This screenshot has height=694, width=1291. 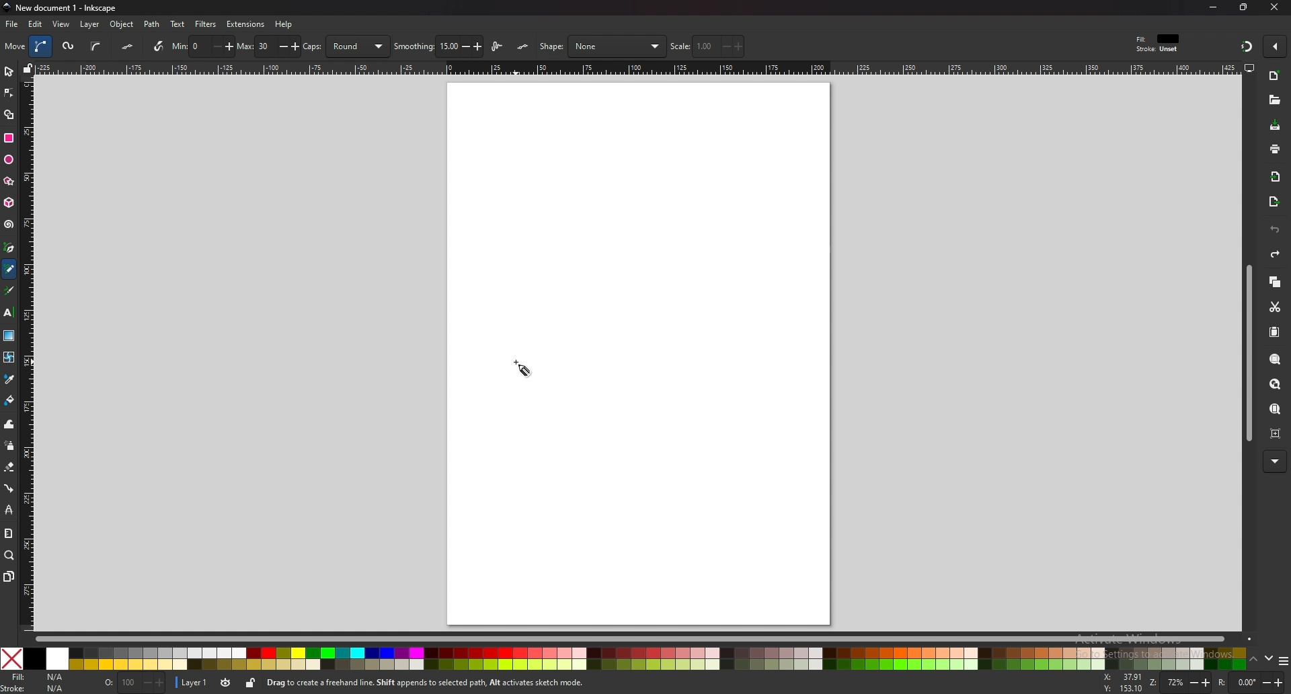 I want to click on paste, so click(x=1274, y=332).